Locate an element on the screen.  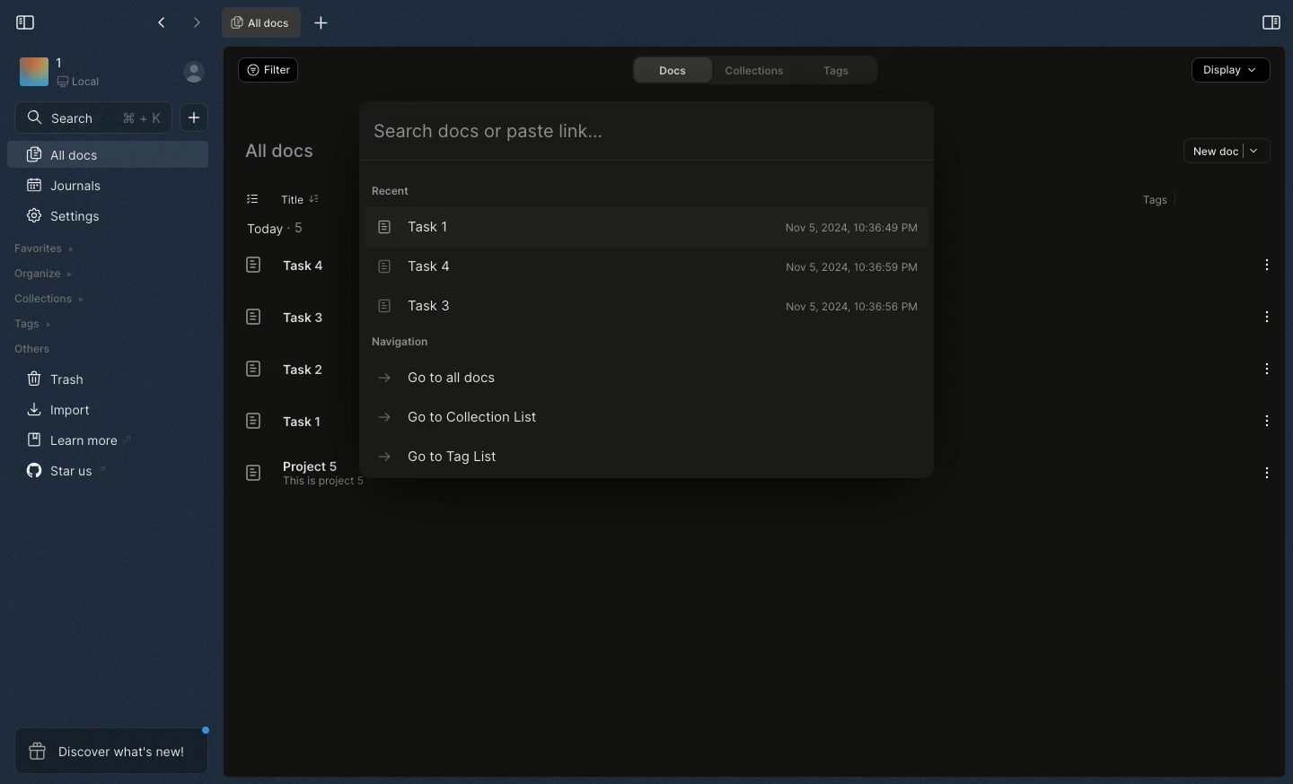
Collections is located at coordinates (758, 68).